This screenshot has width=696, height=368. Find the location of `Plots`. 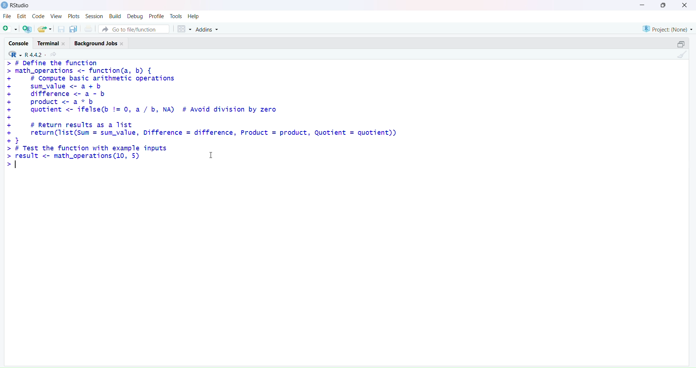

Plots is located at coordinates (73, 16).